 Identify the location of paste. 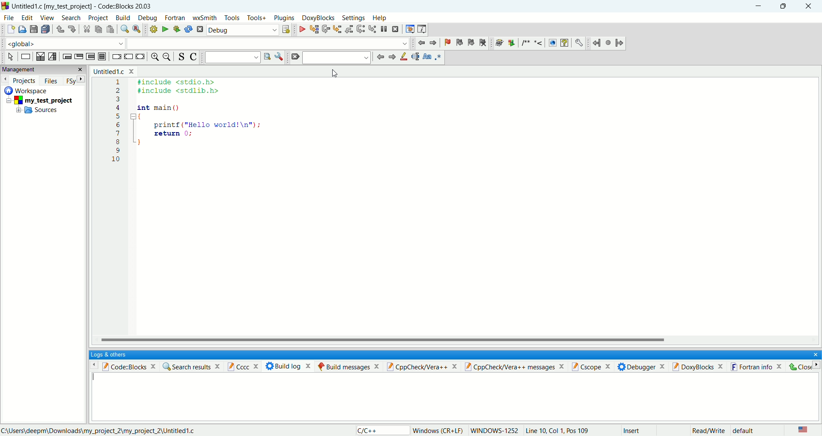
(110, 29).